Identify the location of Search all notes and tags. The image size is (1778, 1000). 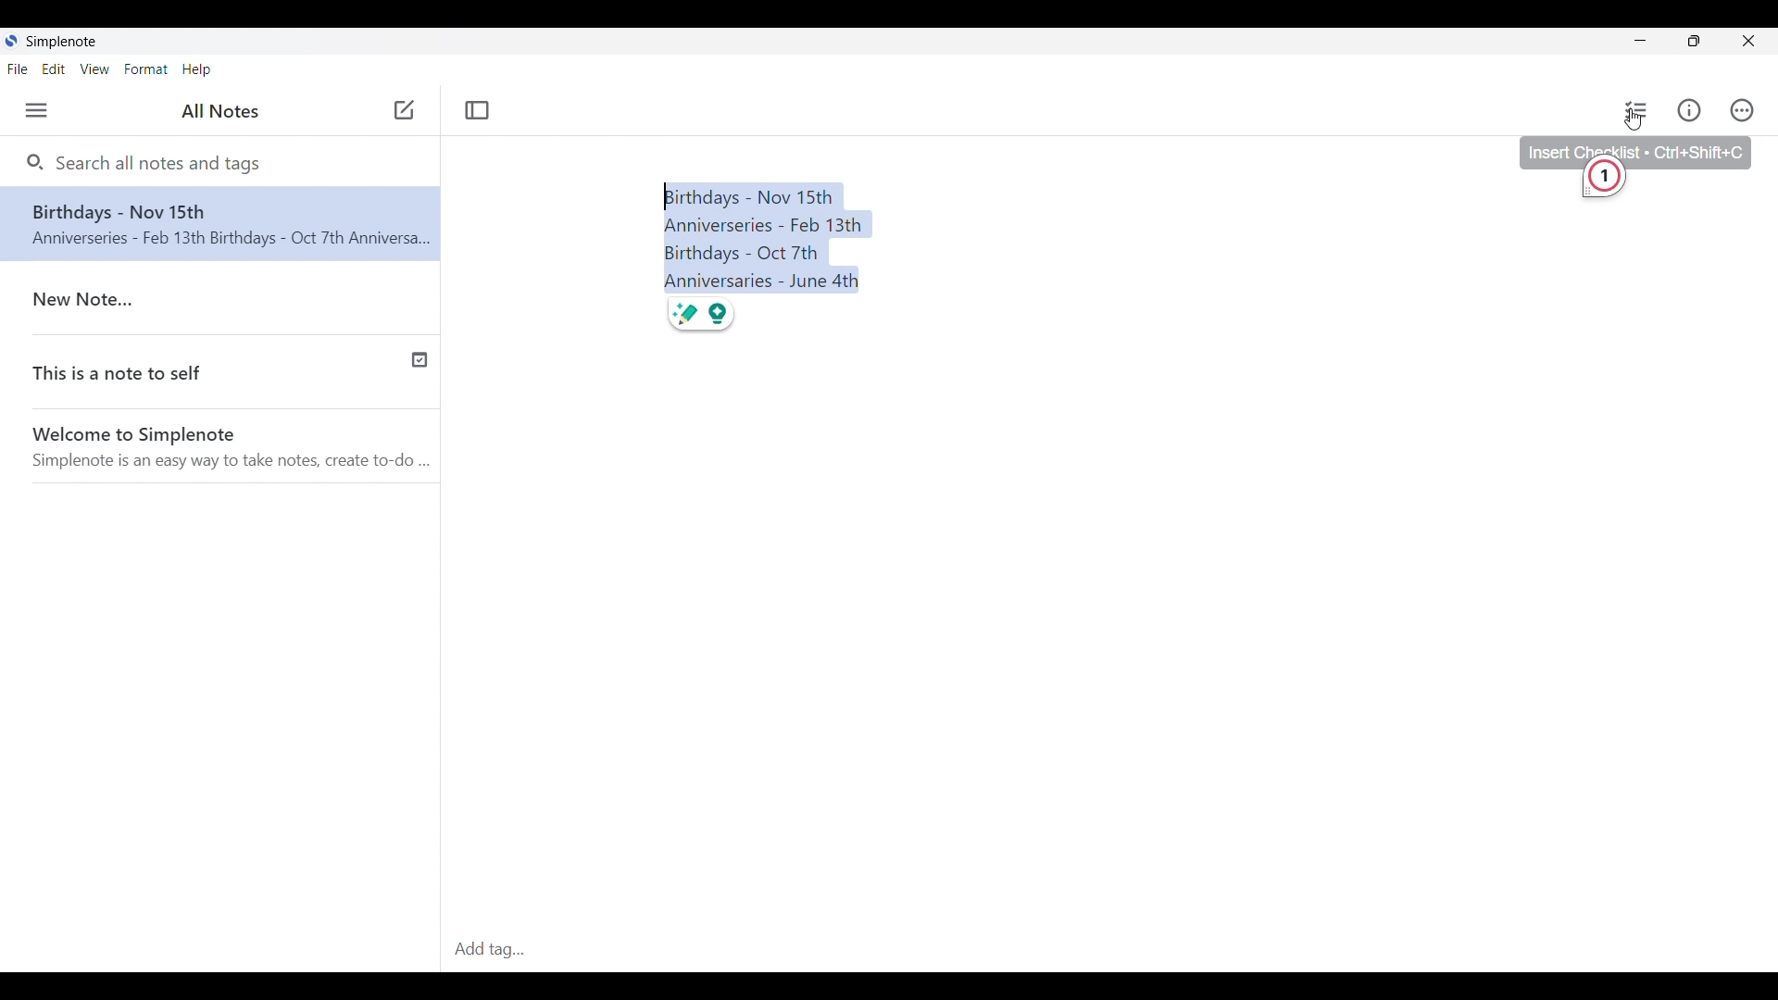
(164, 163).